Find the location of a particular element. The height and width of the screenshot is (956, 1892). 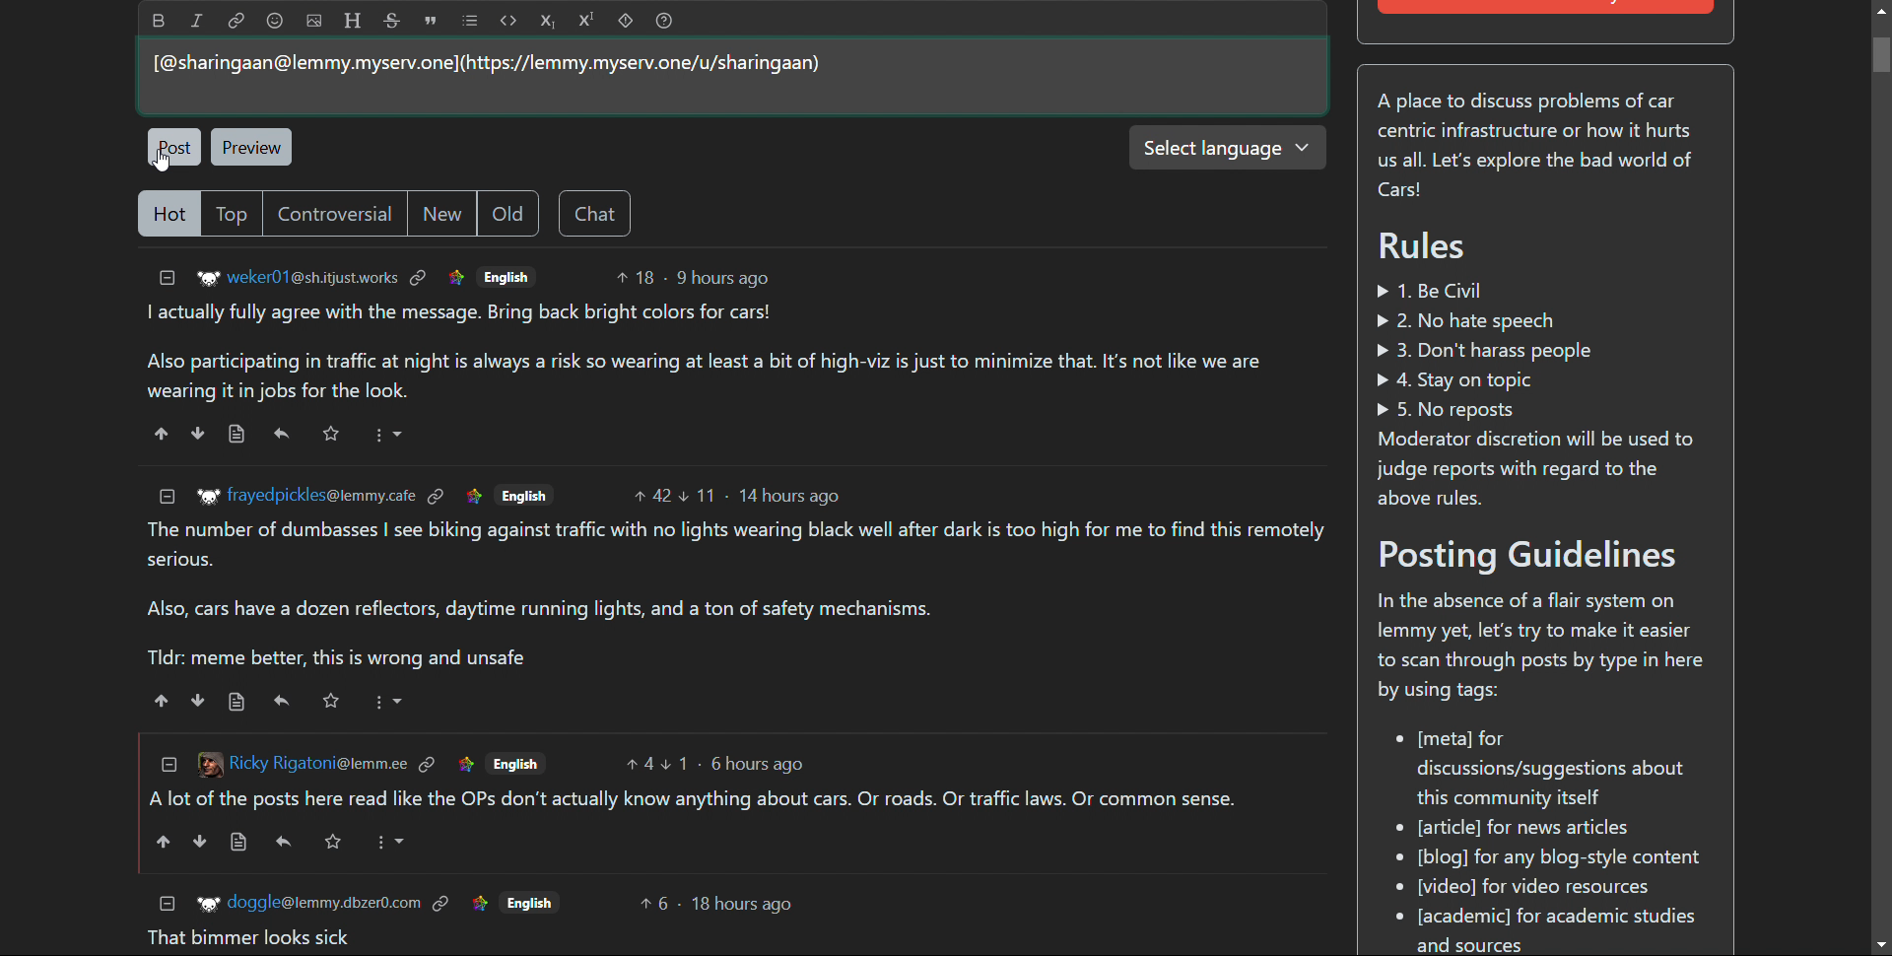

6 hours ago is located at coordinates (760, 764).